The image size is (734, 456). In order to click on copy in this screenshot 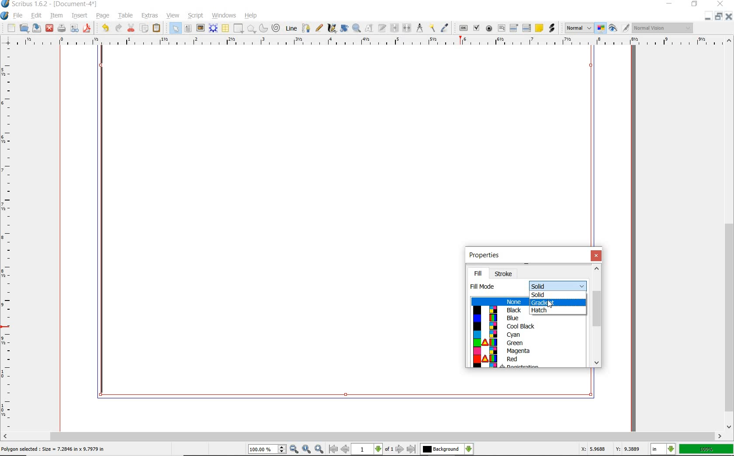, I will do `click(145, 28)`.